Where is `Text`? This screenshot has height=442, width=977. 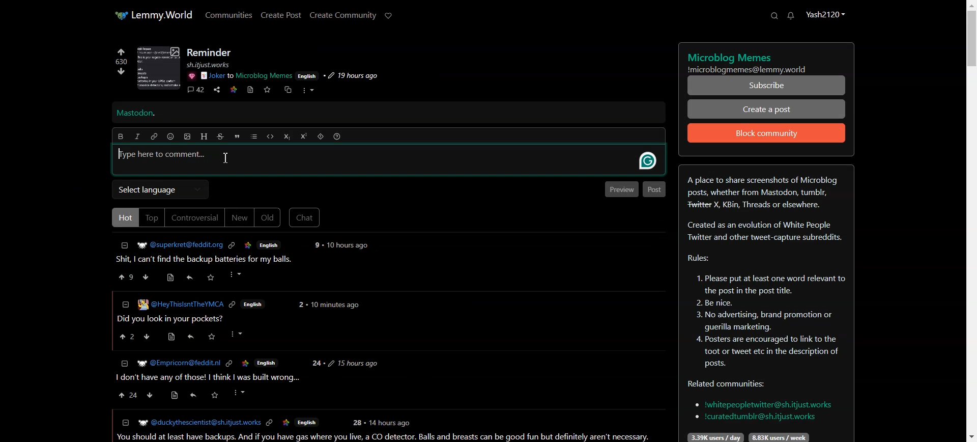
Text is located at coordinates (210, 52).